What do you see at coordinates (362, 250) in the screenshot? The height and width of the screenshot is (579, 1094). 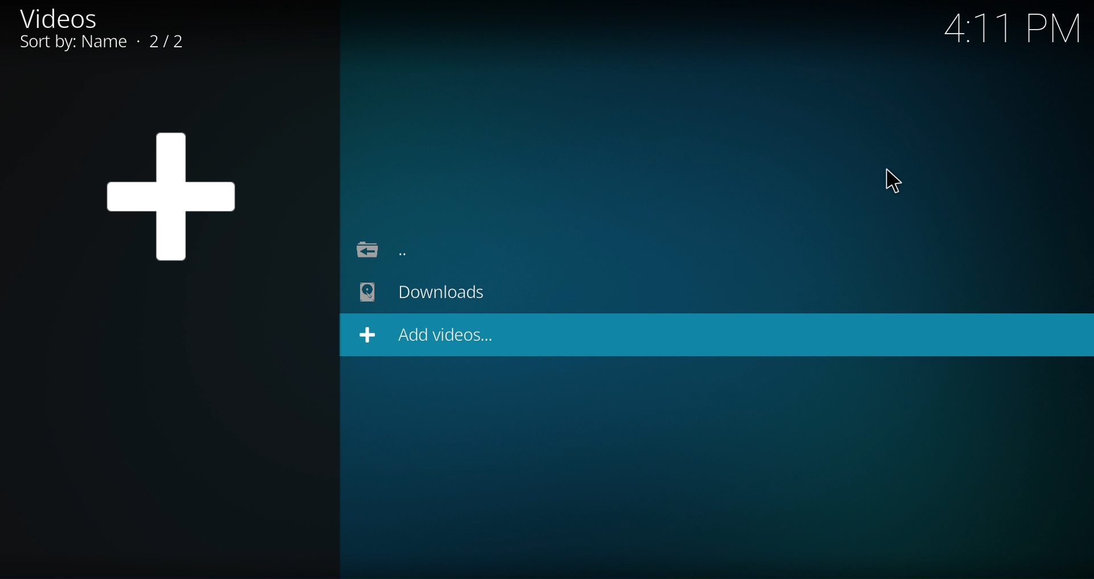 I see `Folder icon` at bounding box center [362, 250].